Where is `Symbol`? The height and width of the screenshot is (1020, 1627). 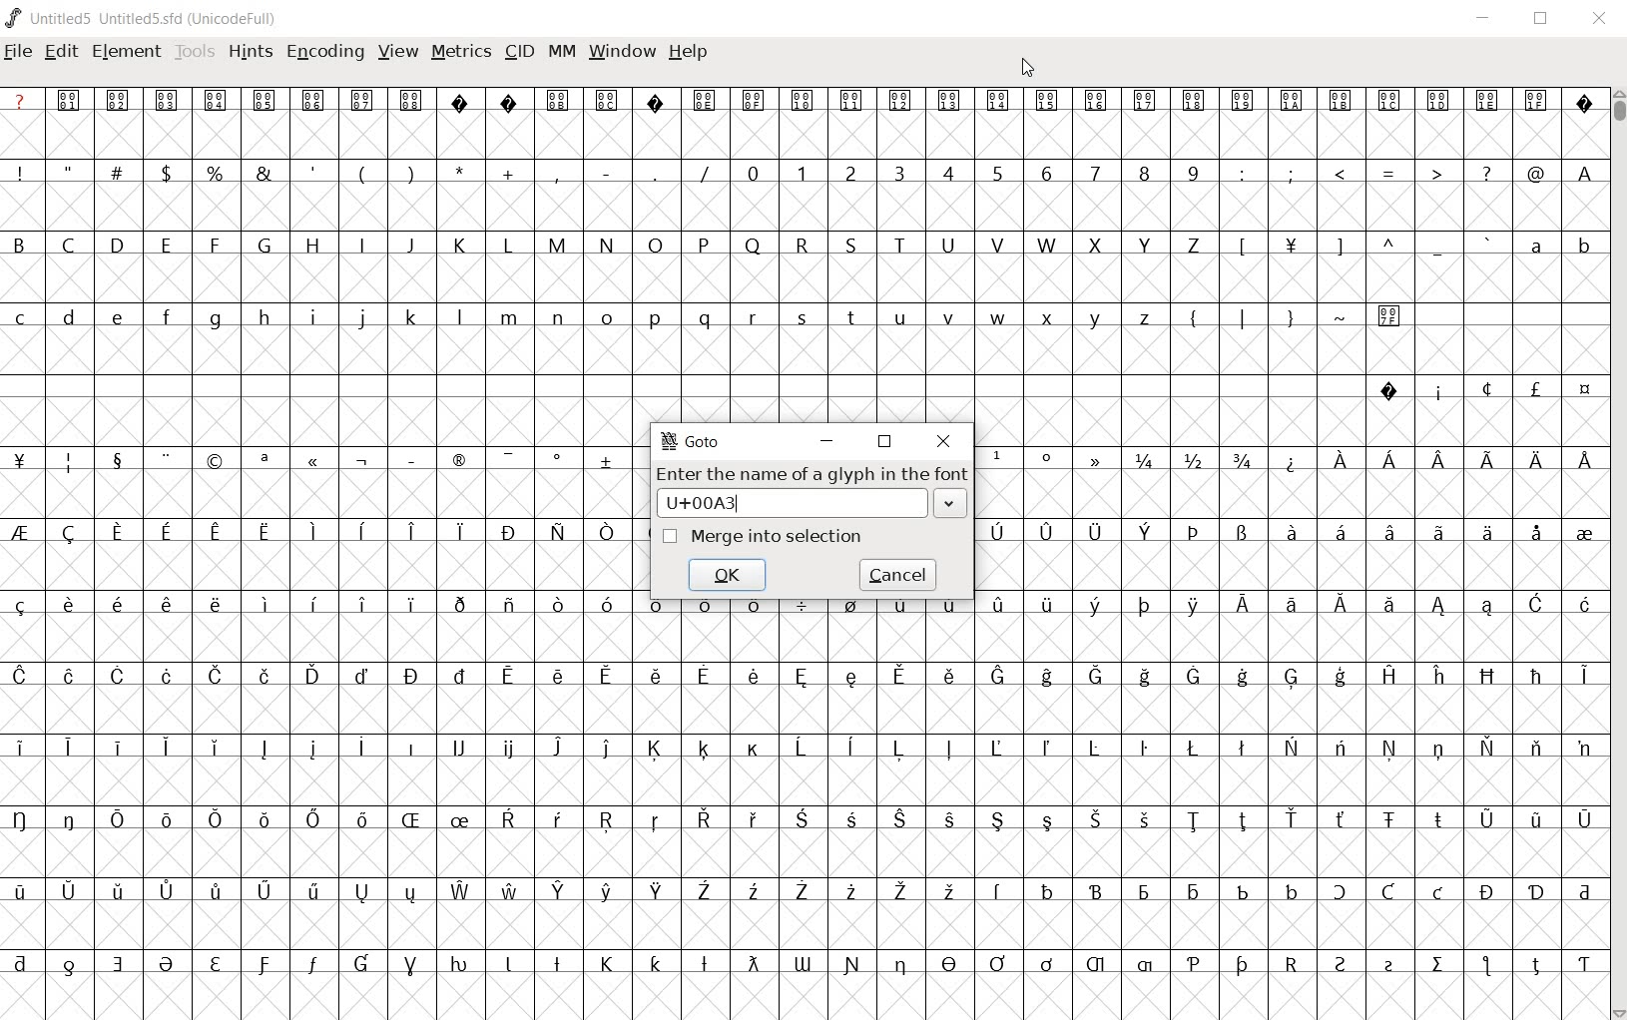
Symbol is located at coordinates (1535, 819).